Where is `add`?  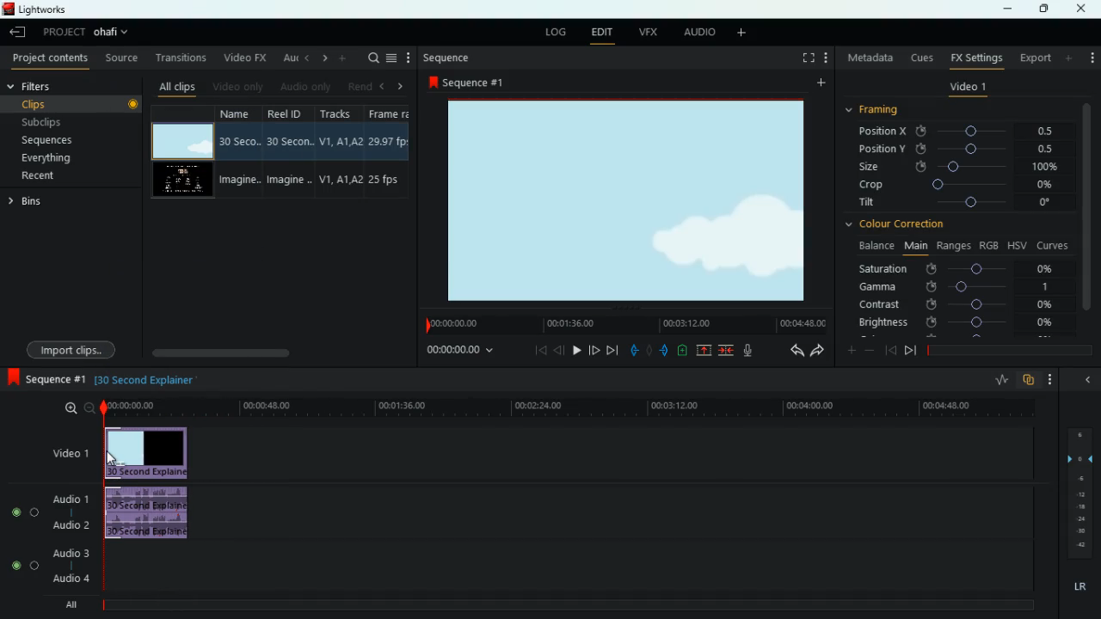
add is located at coordinates (820, 82).